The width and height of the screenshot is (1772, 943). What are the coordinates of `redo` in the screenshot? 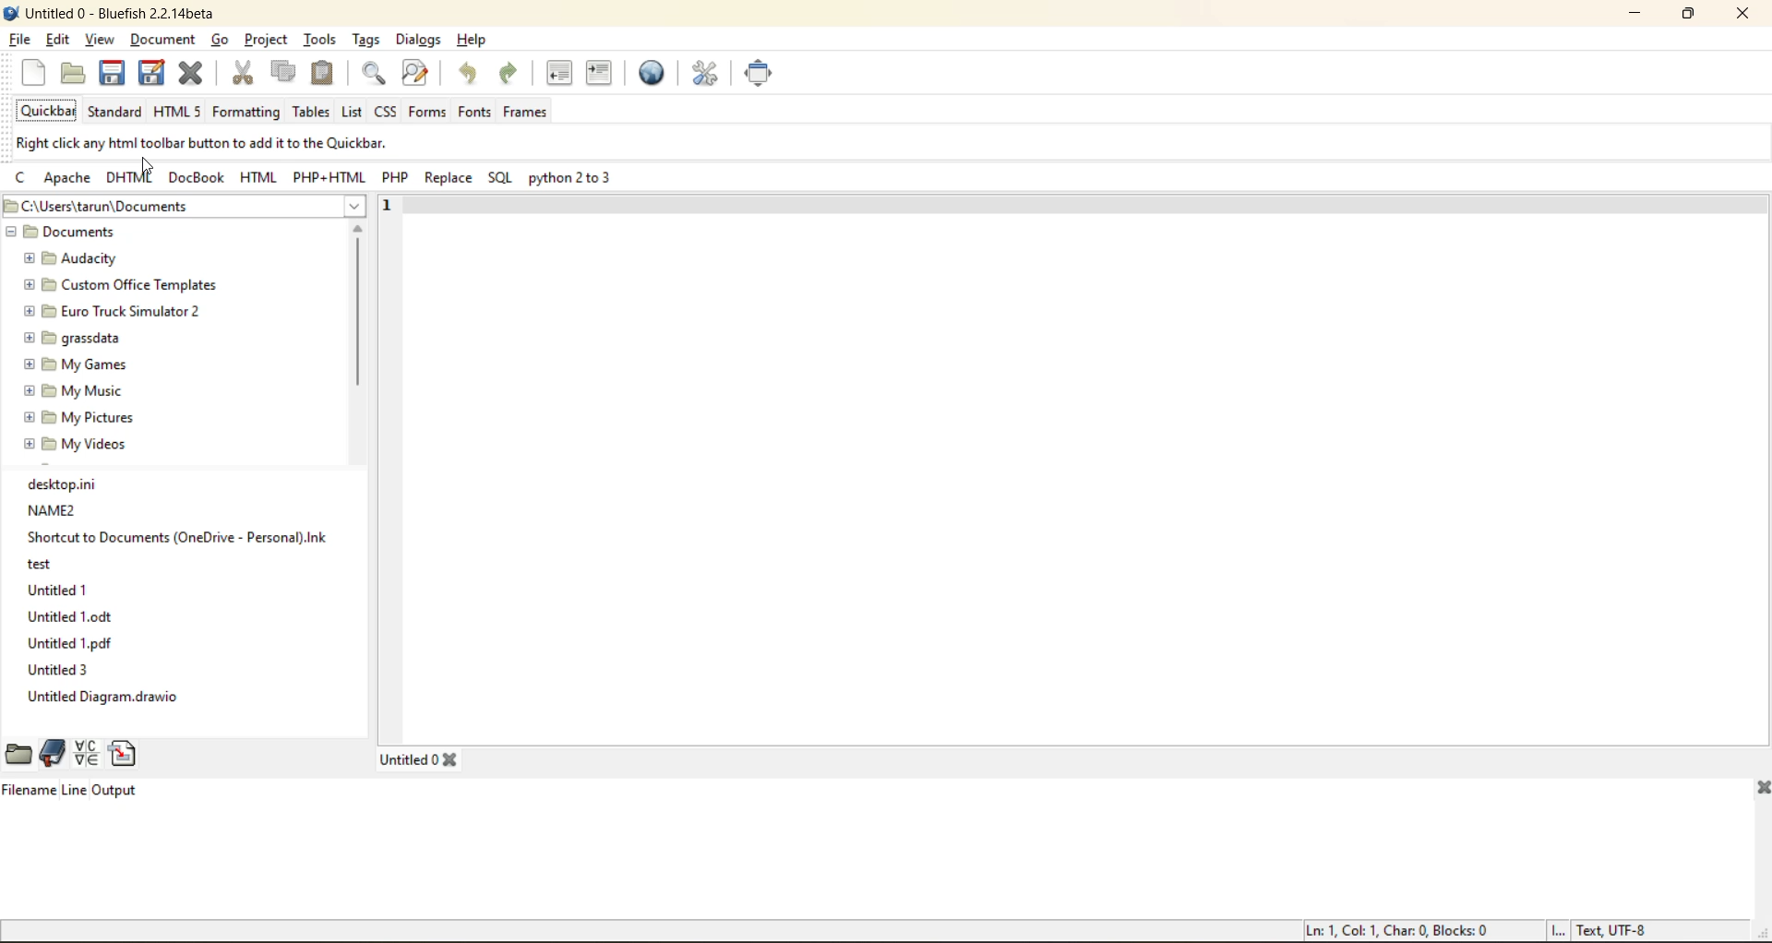 It's located at (512, 74).